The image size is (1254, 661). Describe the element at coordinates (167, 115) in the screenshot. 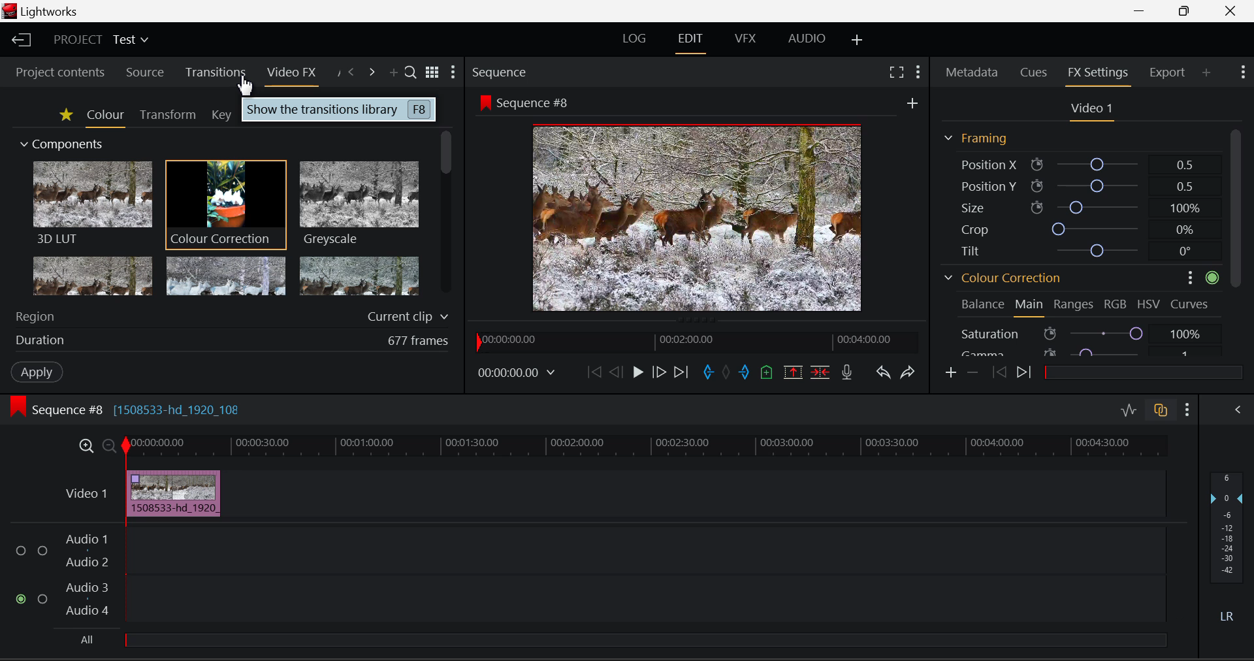

I see `Transform` at that location.